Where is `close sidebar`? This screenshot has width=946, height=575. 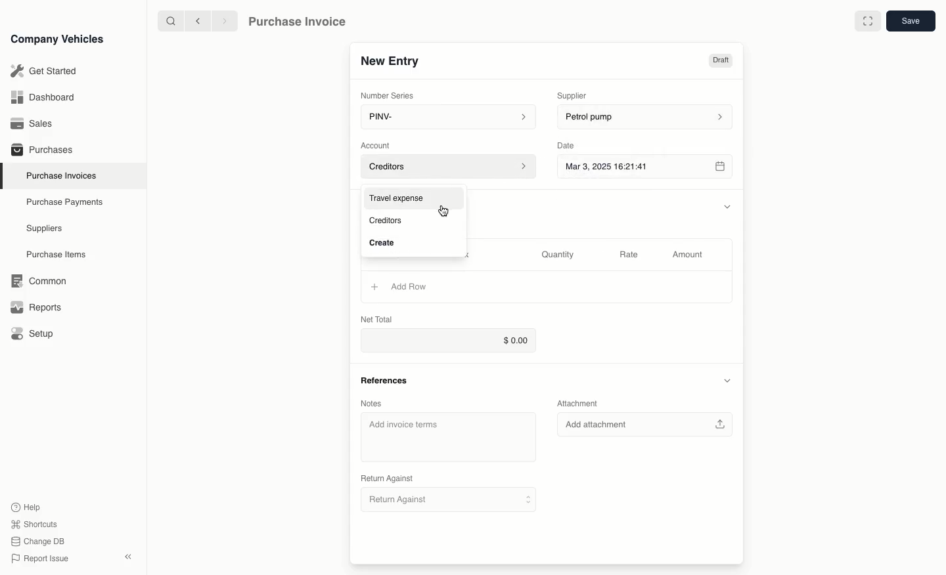
close sidebar is located at coordinates (129, 555).